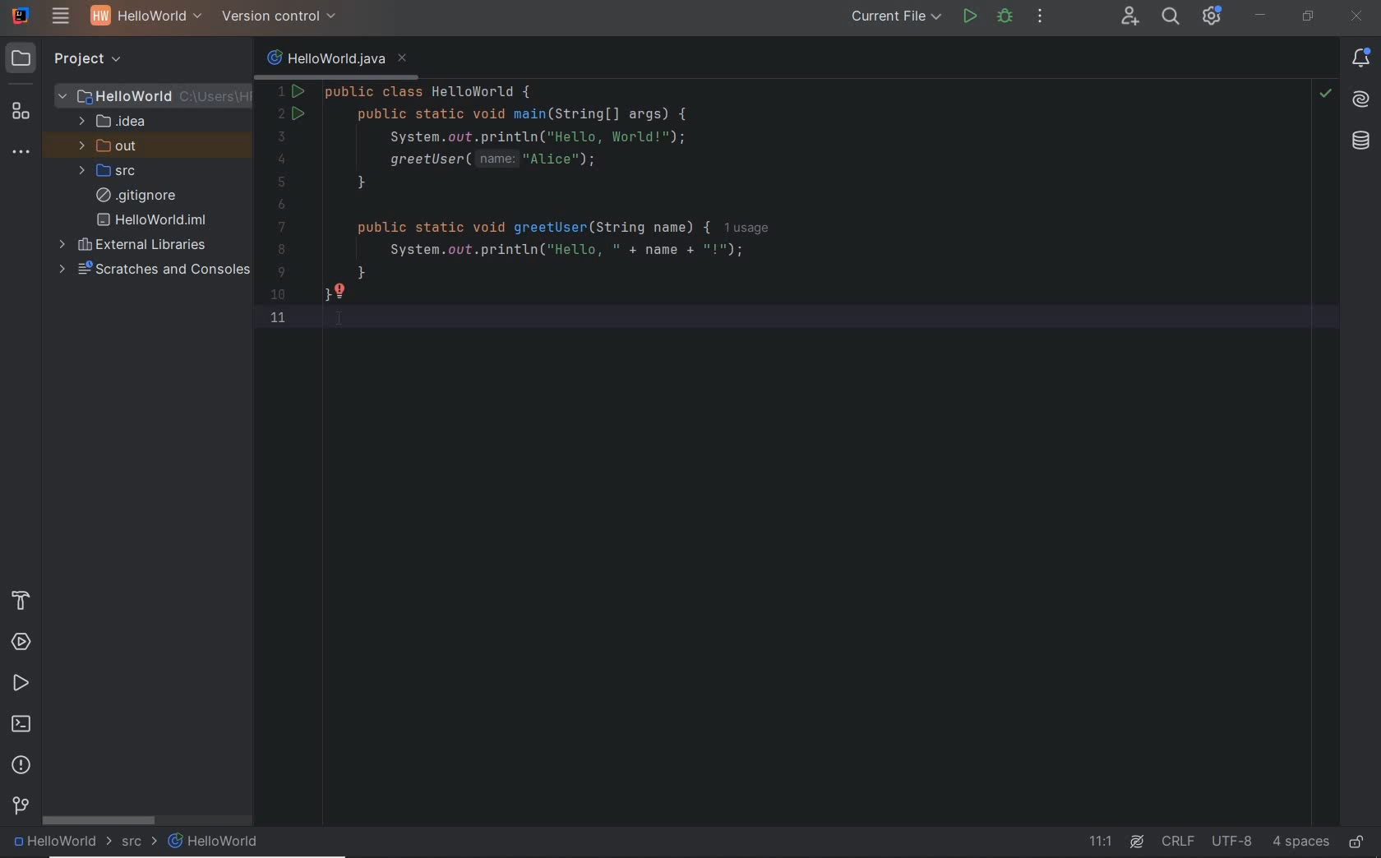 The image size is (1381, 858). I want to click on build, so click(25, 600).